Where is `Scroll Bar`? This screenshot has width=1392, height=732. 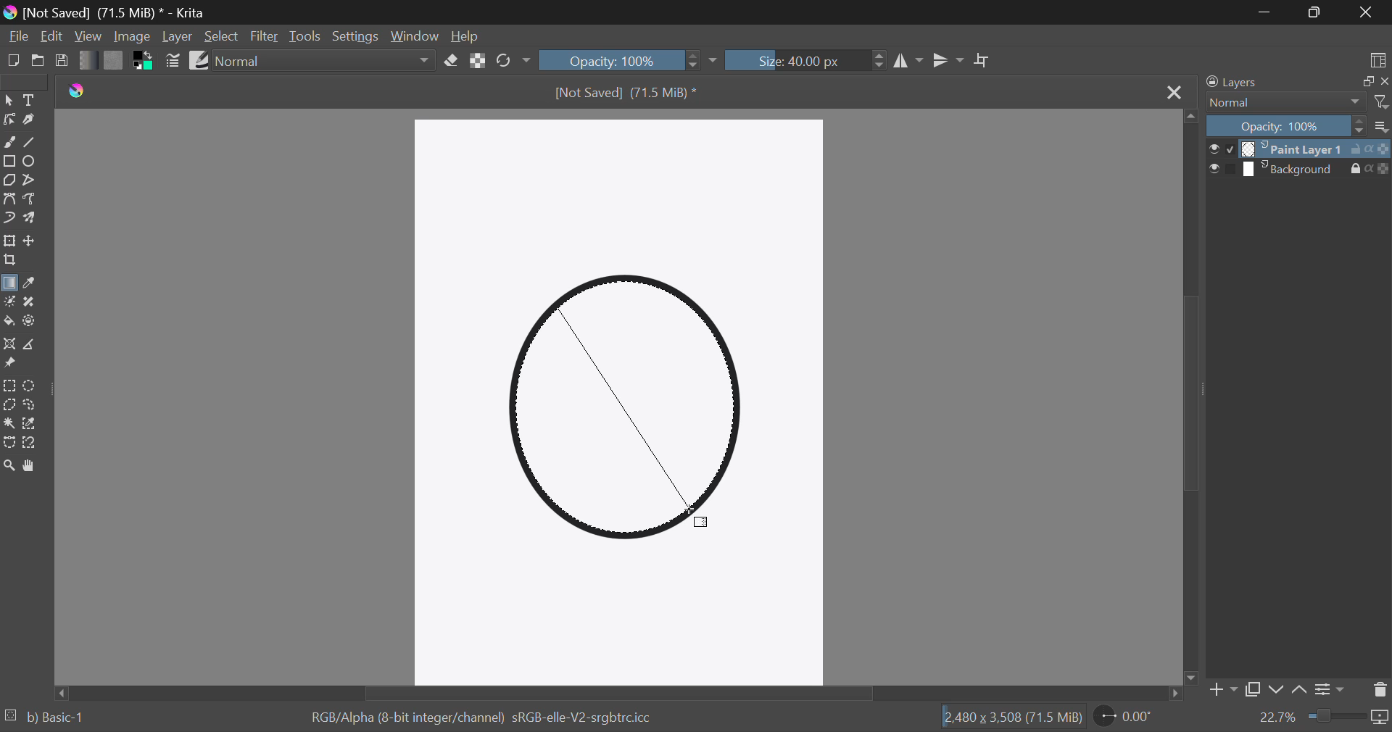
Scroll Bar is located at coordinates (617, 695).